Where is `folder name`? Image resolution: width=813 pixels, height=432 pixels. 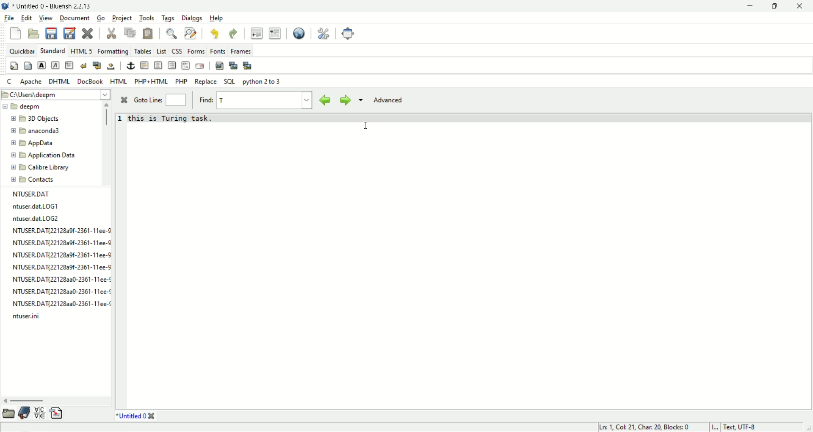 folder name is located at coordinates (37, 144).